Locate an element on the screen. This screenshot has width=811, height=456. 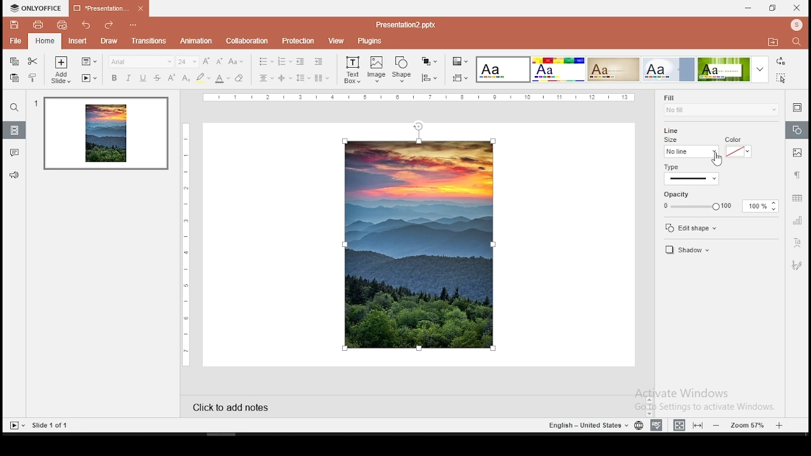
click to add notes is located at coordinates (235, 407).